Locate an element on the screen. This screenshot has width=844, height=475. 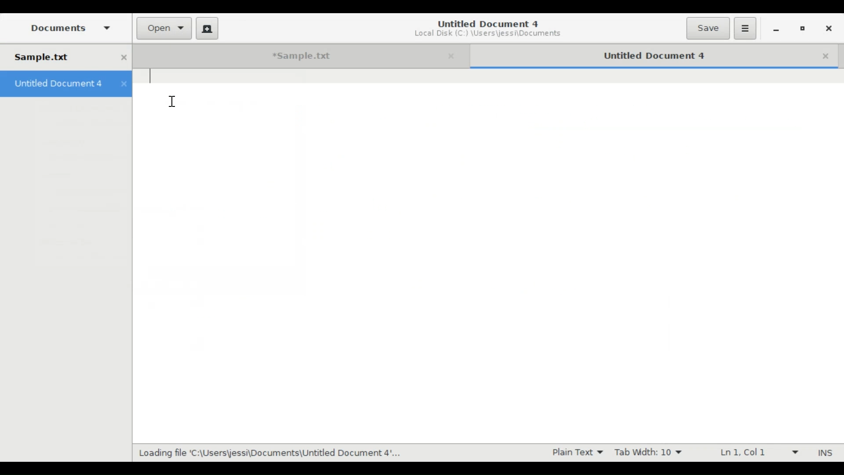
Close is located at coordinates (828, 28).